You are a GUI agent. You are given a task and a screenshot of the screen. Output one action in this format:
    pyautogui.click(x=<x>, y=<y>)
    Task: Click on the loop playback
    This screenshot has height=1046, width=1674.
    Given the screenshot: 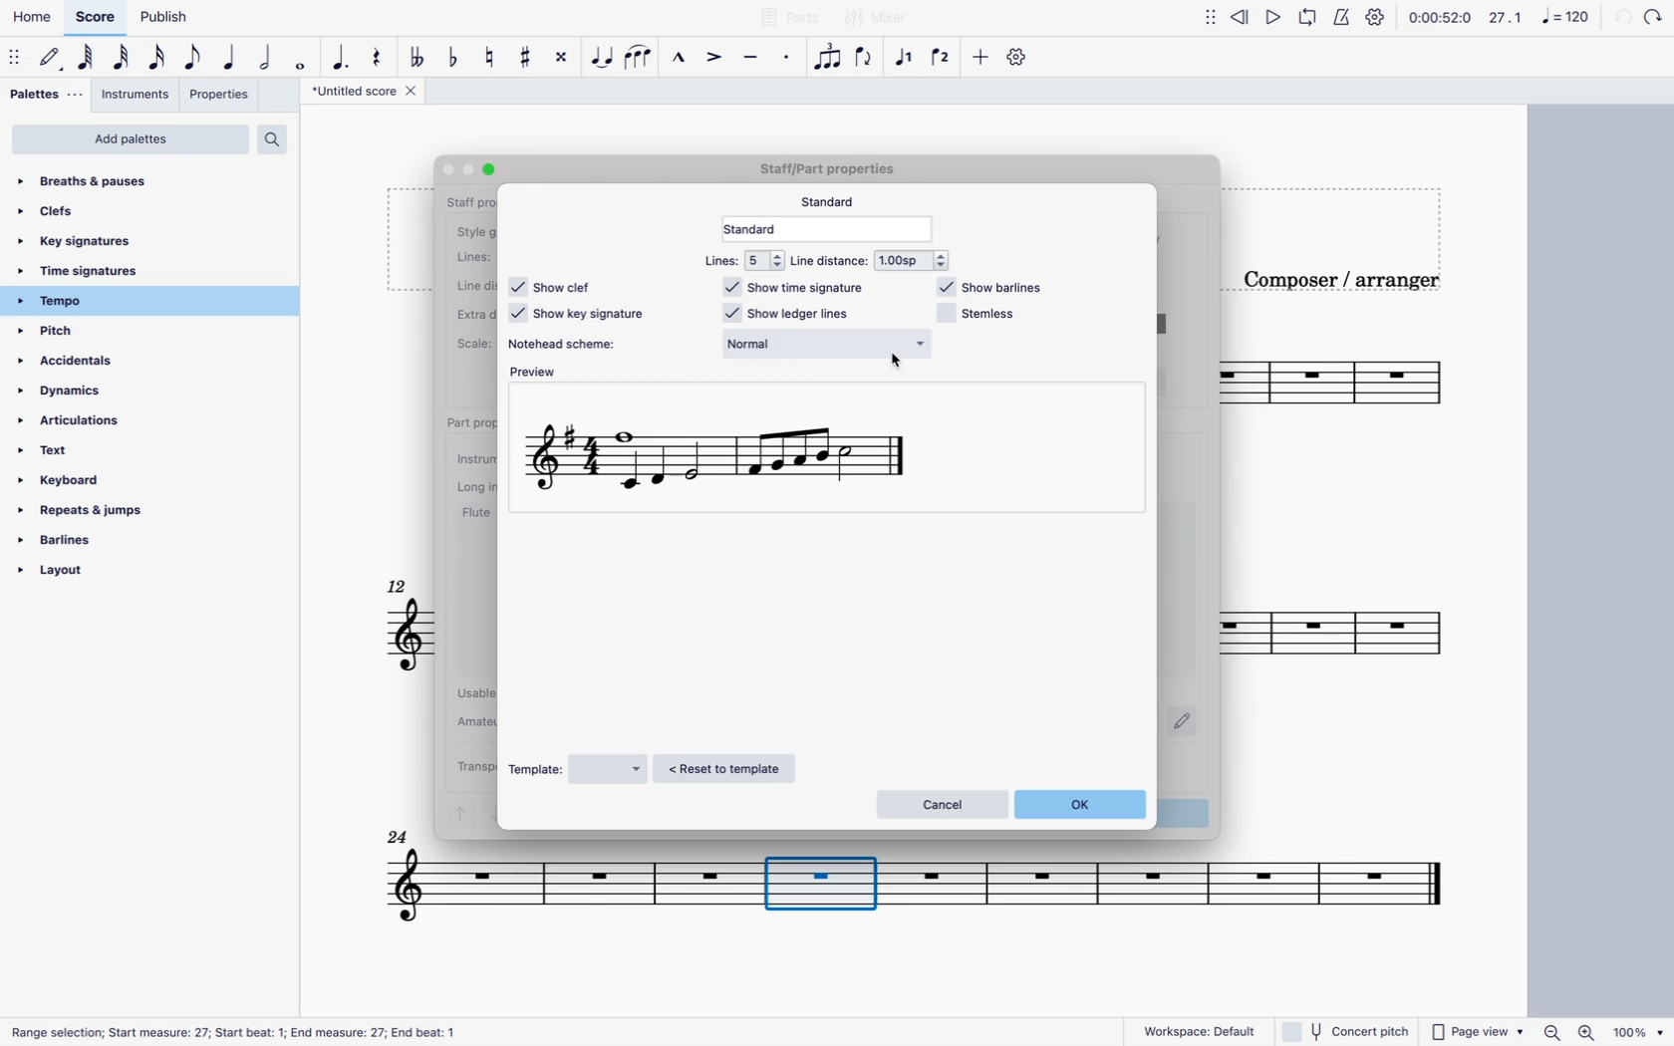 What is the action you would take?
    pyautogui.click(x=1309, y=16)
    